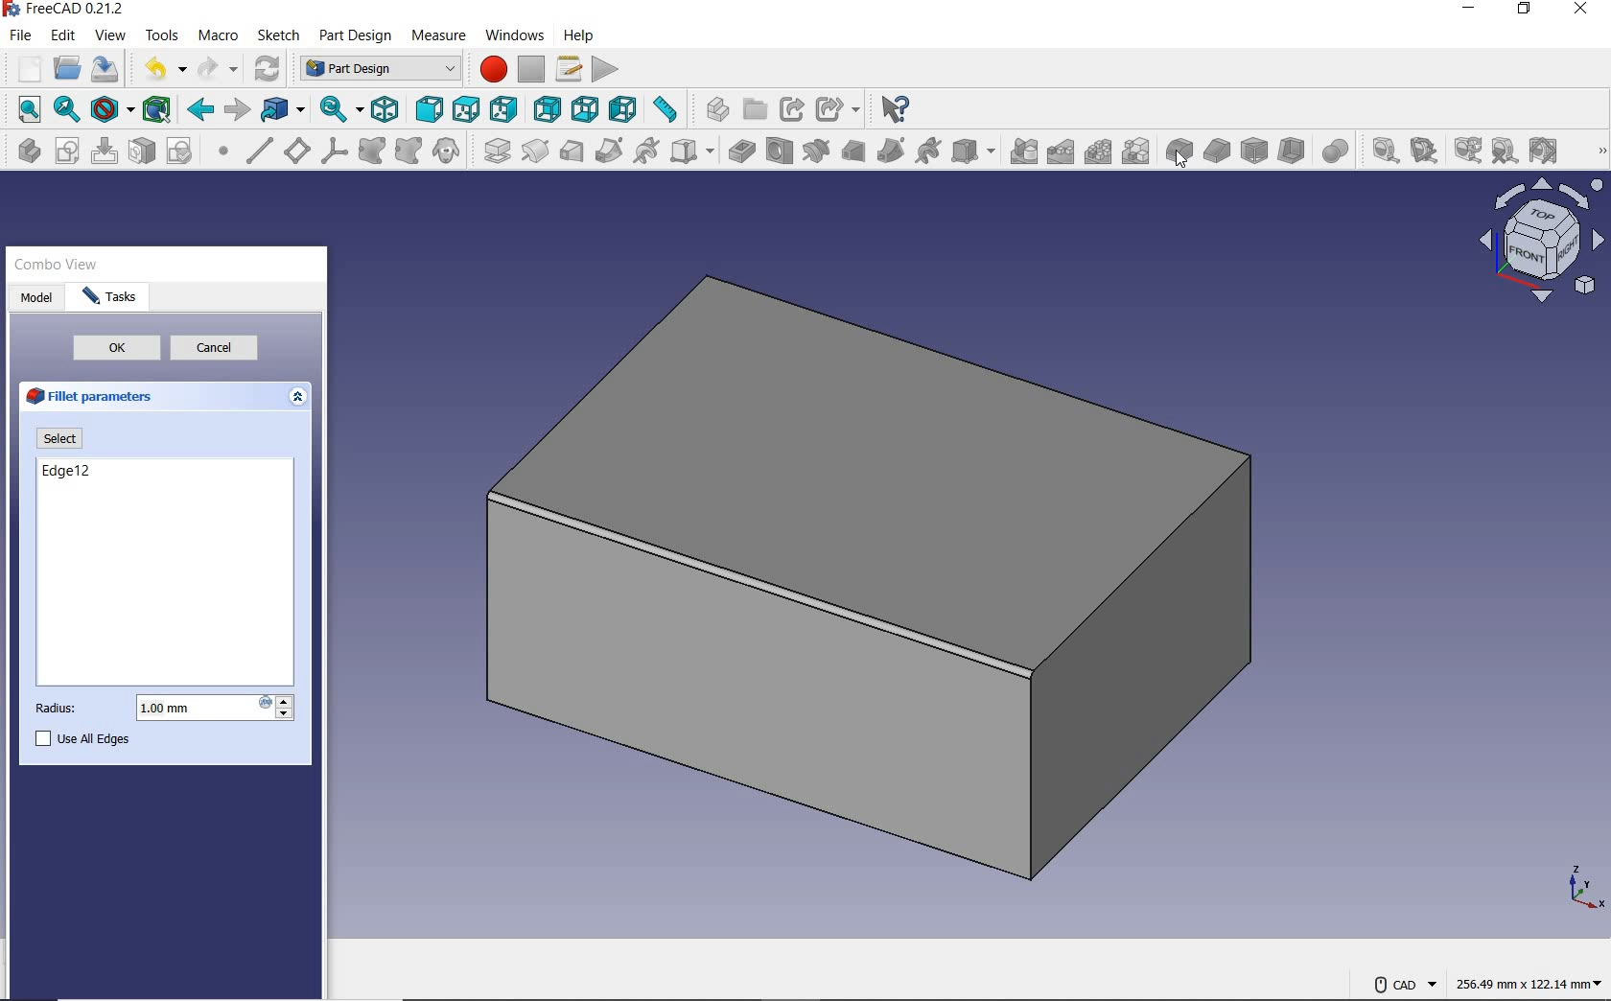 This screenshot has width=1611, height=1001. Describe the element at coordinates (769, 602) in the screenshot. I see `Rounded edge` at that location.